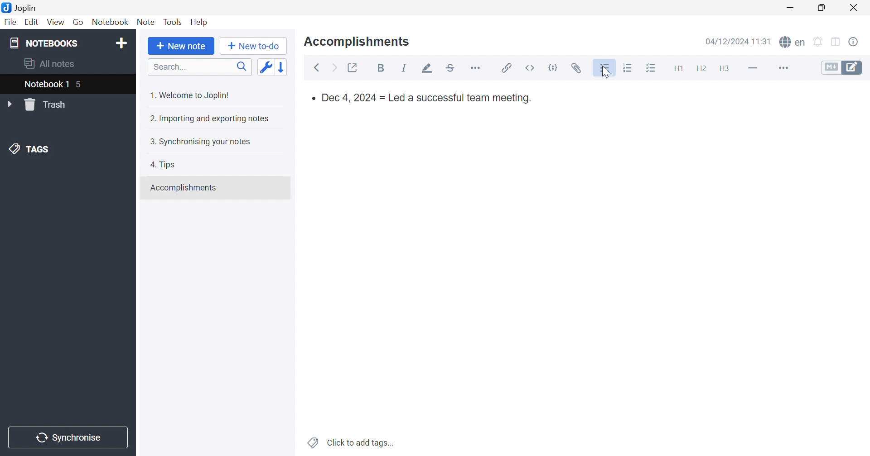  I want to click on Strikethrough, so click(450, 69).